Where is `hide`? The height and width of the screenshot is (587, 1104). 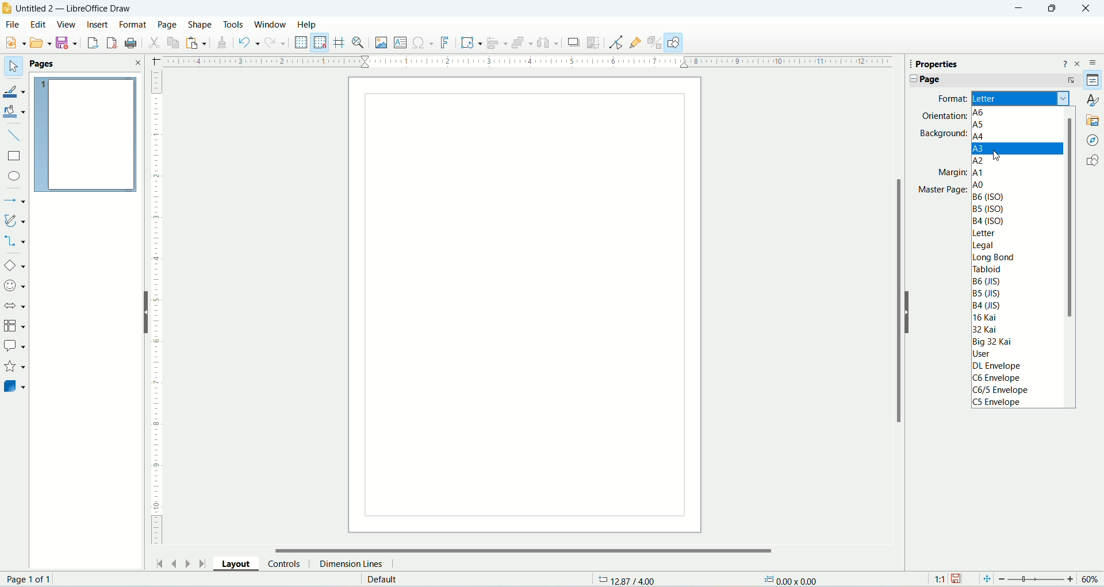 hide is located at coordinates (144, 311).